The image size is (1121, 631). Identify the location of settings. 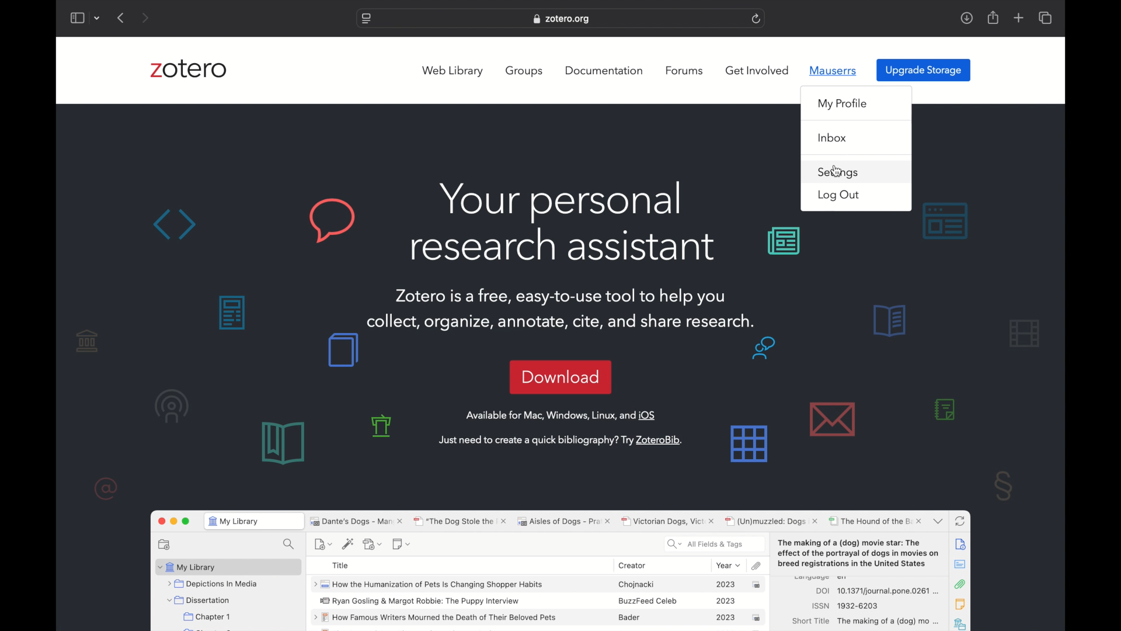
(840, 173).